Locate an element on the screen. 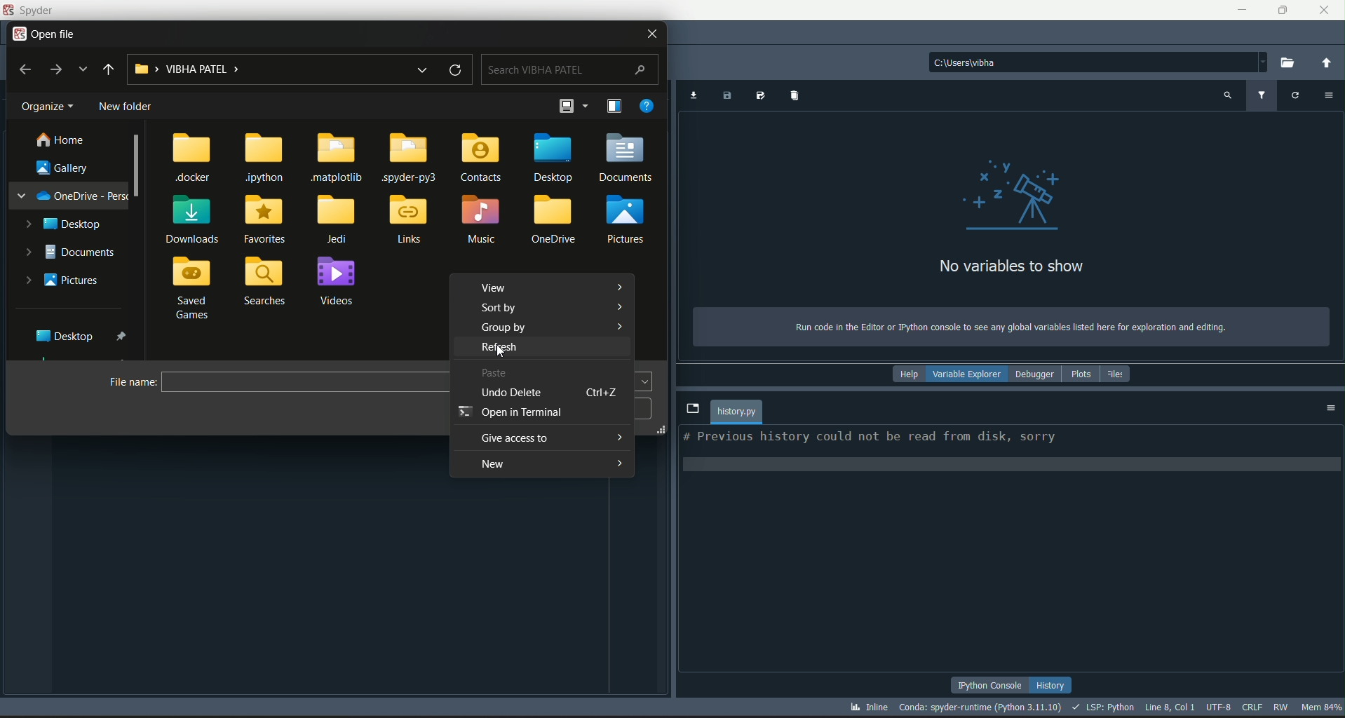 The height and width of the screenshot is (718, 1345). ctrl+Z is located at coordinates (600, 393).